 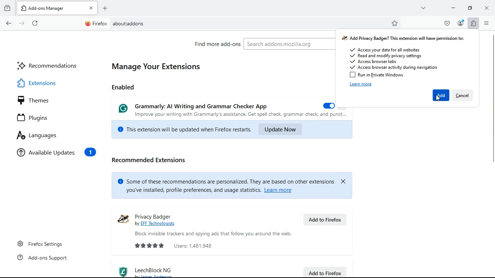 What do you see at coordinates (492, 144) in the screenshot?
I see `scroll bar` at bounding box center [492, 144].